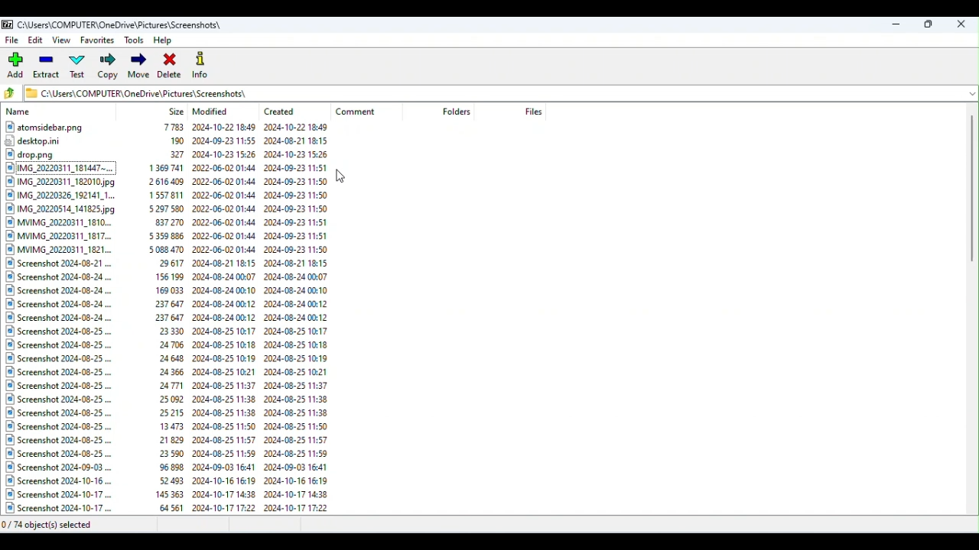  I want to click on Cursor, so click(343, 181).